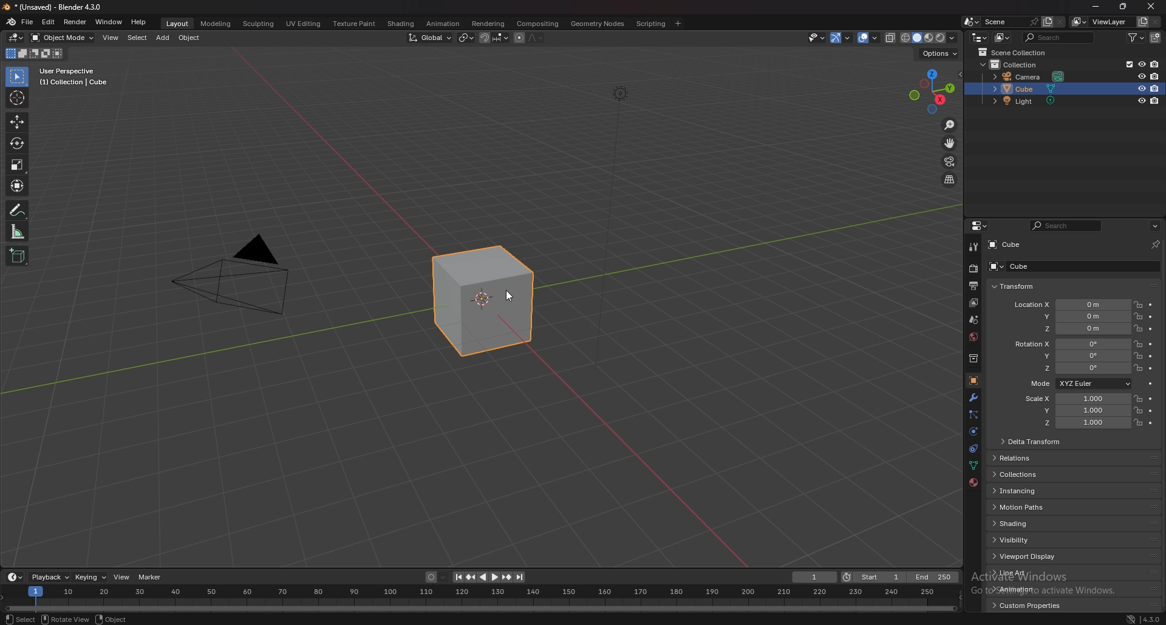  I want to click on camera, so click(242, 271).